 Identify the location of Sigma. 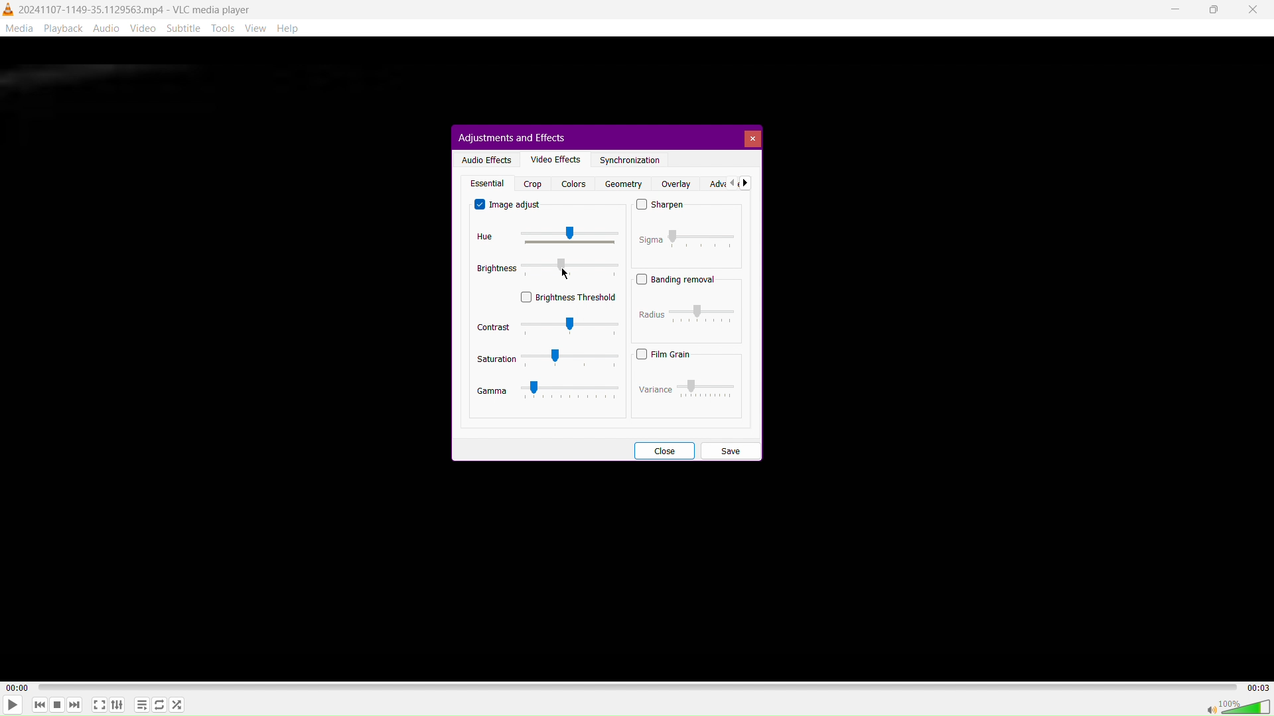
(687, 237).